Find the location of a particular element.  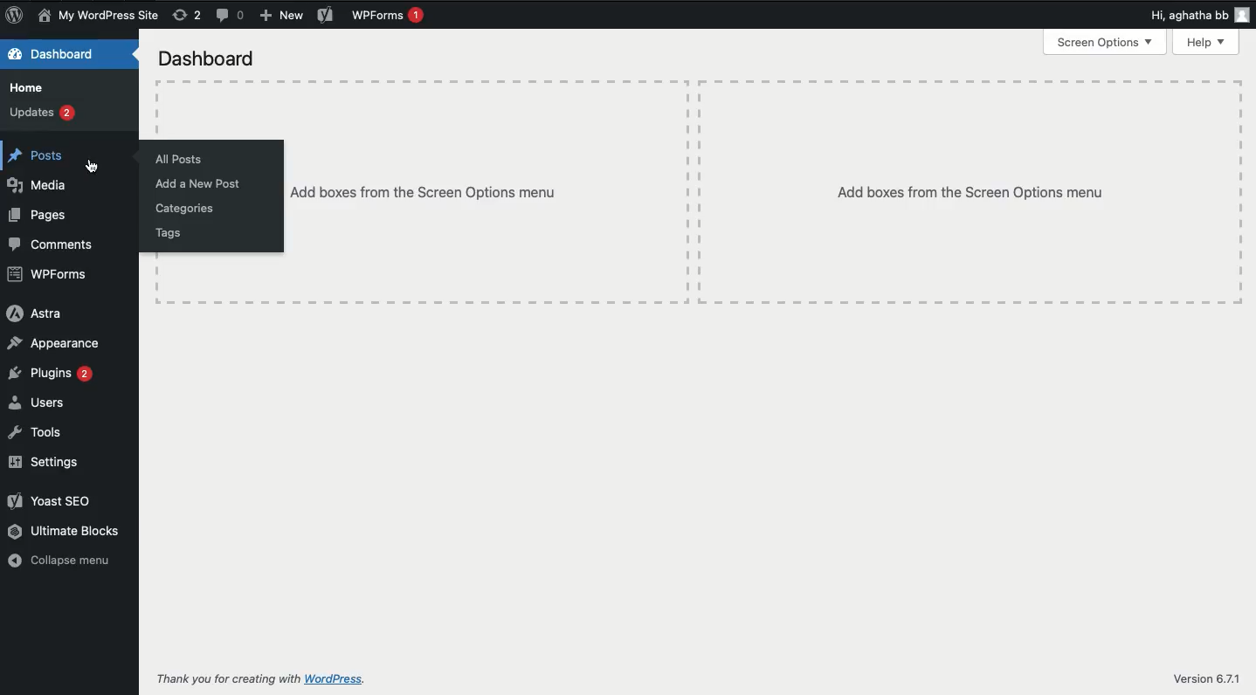

Revisions is located at coordinates (188, 15).